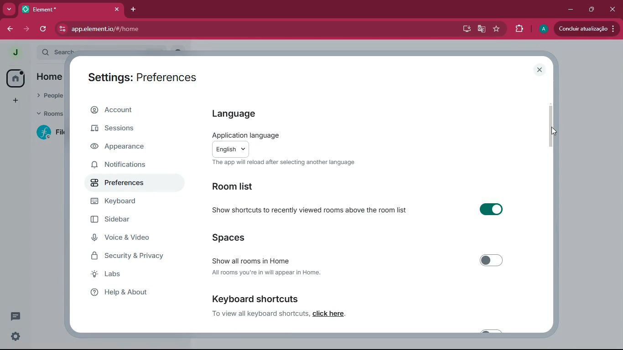 The height and width of the screenshot is (350, 623). I want to click on add, so click(15, 101).